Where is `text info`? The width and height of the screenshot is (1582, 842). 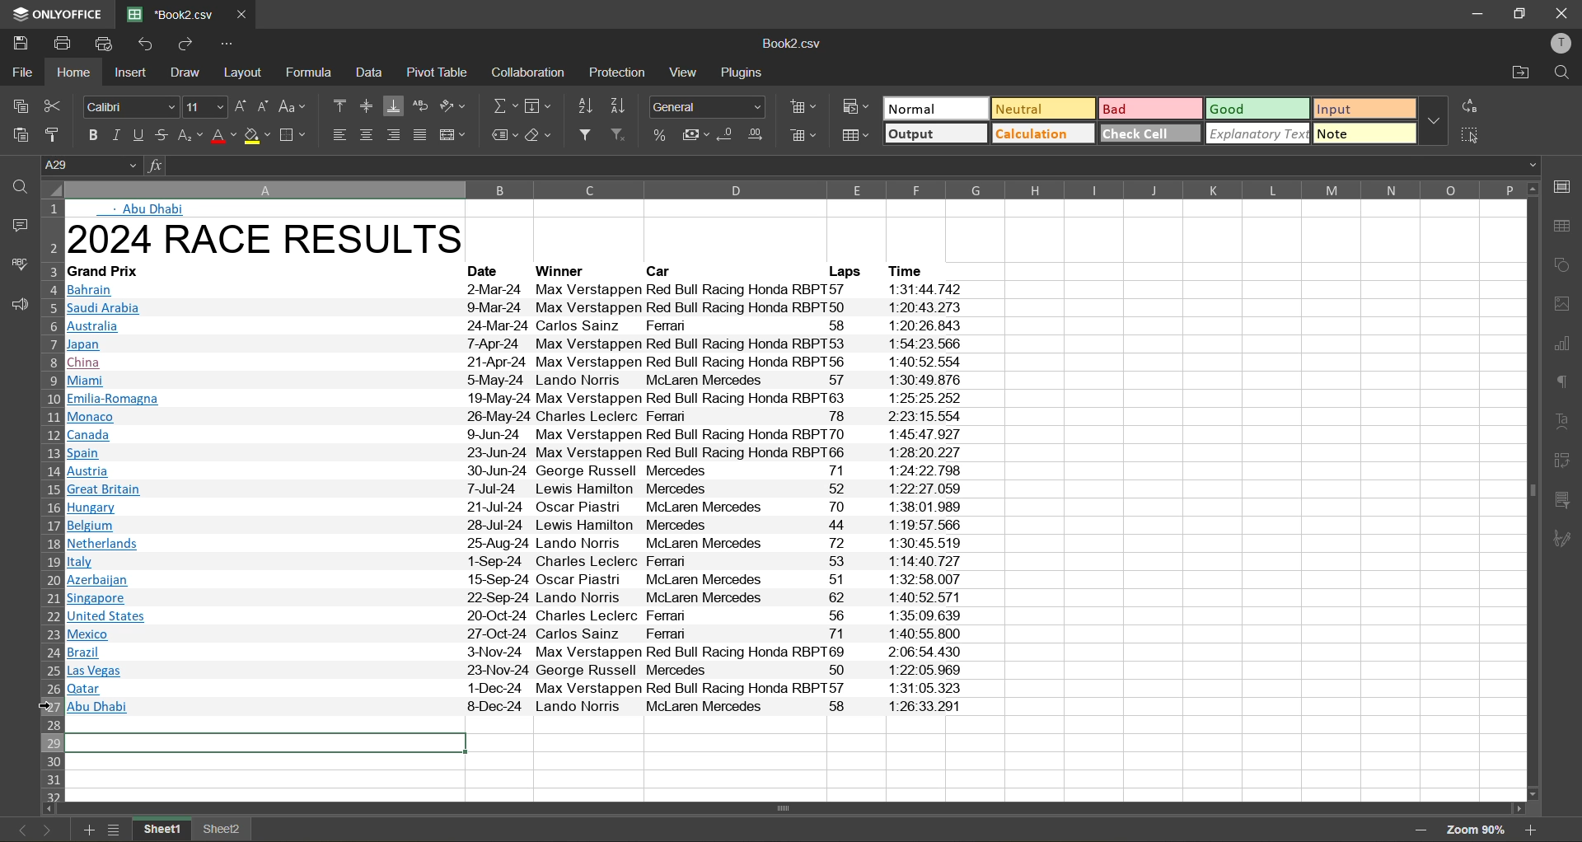 text info is located at coordinates (513, 670).